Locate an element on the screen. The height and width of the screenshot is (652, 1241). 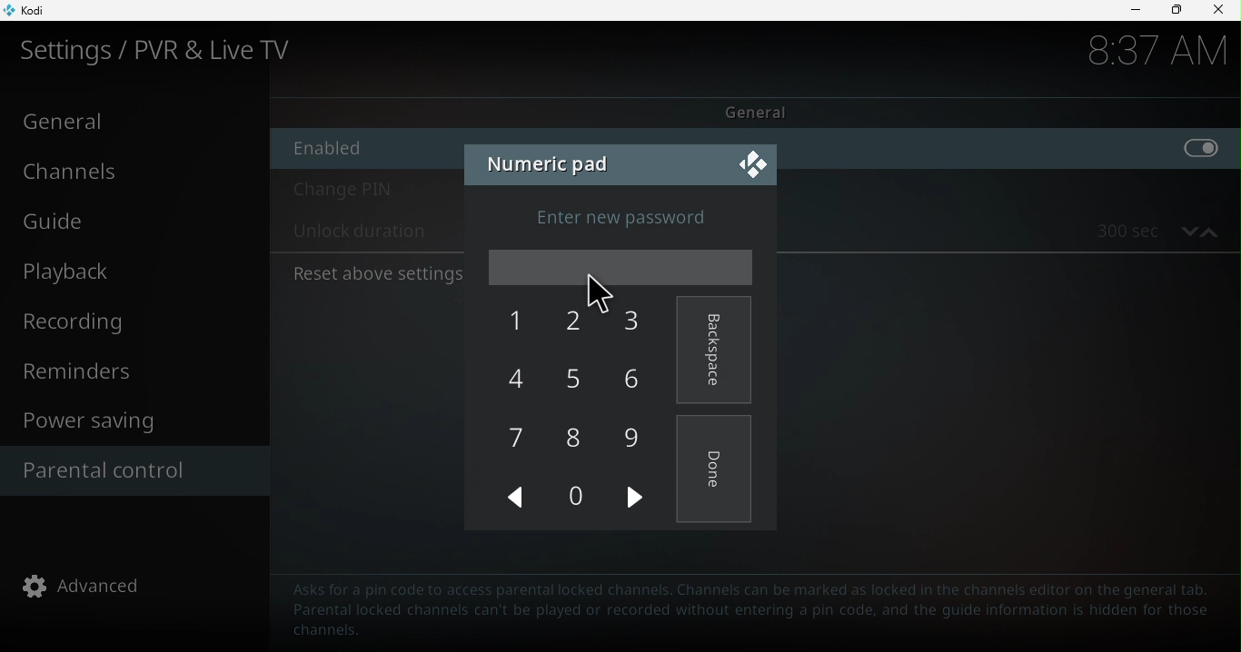
Recording is located at coordinates (131, 320).